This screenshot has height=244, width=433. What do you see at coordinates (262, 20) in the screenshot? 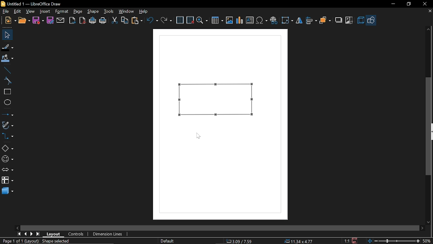
I see `insert symbol` at bounding box center [262, 20].